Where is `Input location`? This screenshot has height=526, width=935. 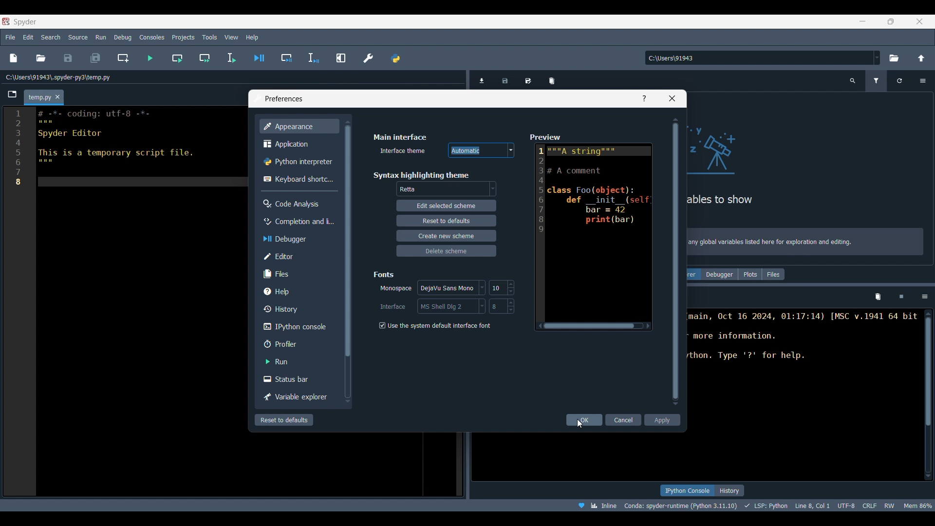 Input location is located at coordinates (759, 58).